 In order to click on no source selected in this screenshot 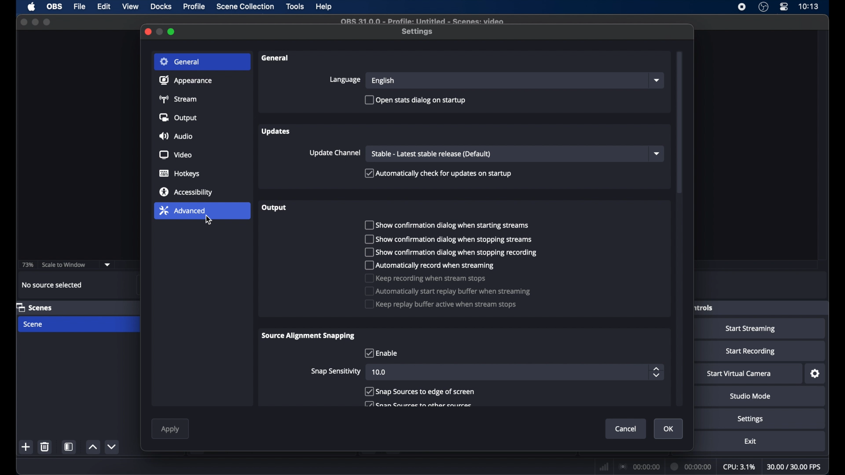, I will do `click(52, 285)`.